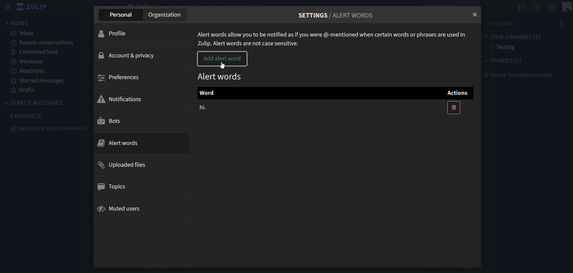 This screenshot has height=273, width=573. Describe the element at coordinates (123, 77) in the screenshot. I see `preferences` at that location.